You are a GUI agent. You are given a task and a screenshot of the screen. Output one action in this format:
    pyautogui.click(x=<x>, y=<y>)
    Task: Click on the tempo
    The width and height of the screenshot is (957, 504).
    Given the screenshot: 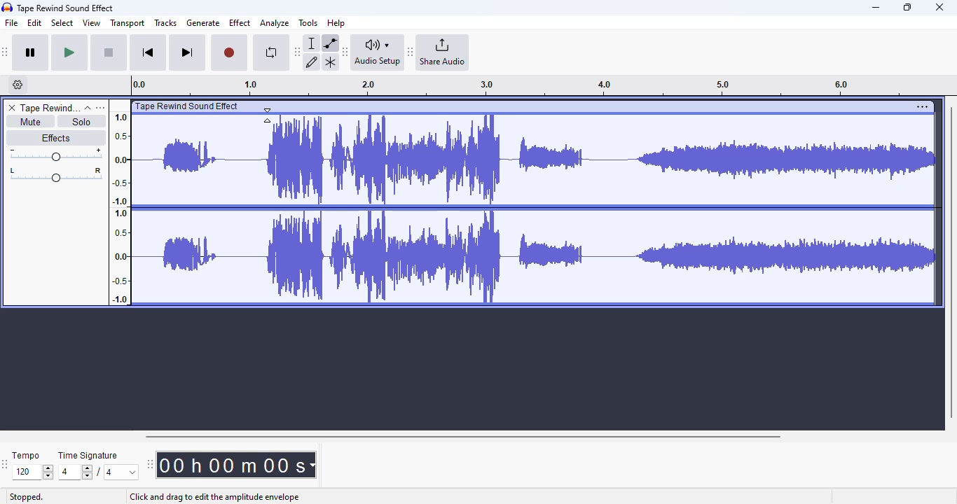 What is the action you would take?
    pyautogui.click(x=26, y=455)
    